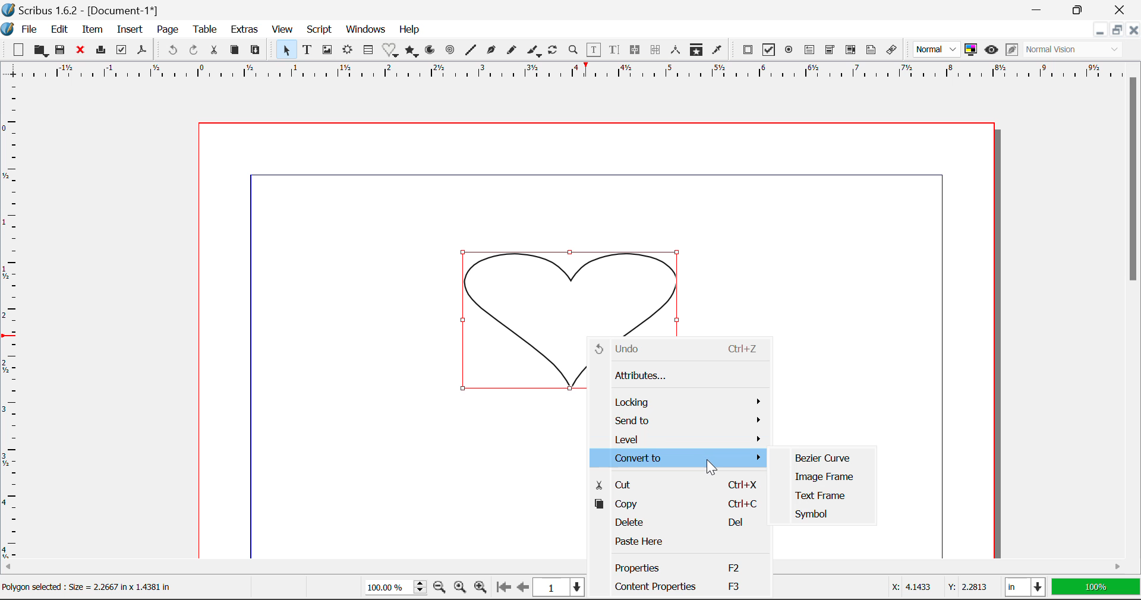 This screenshot has width=1141, height=600. Describe the element at coordinates (286, 50) in the screenshot. I see `Select` at that location.